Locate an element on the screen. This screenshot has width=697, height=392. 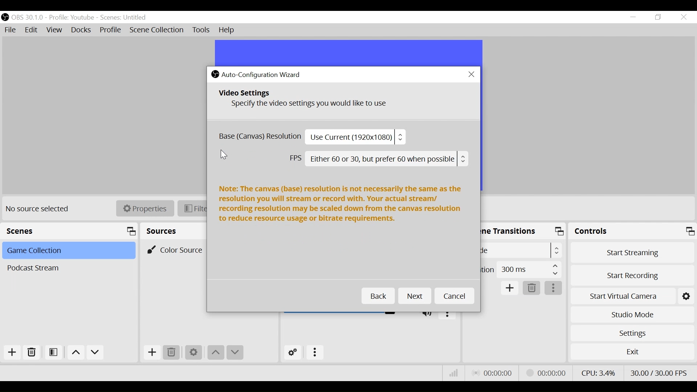
move up is located at coordinates (216, 353).